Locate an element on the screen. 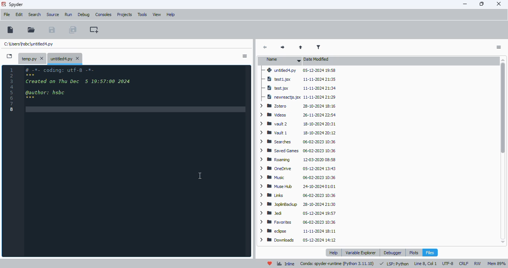 Image resolution: width=508 pixels, height=268 pixels. date modified is located at coordinates (317, 60).